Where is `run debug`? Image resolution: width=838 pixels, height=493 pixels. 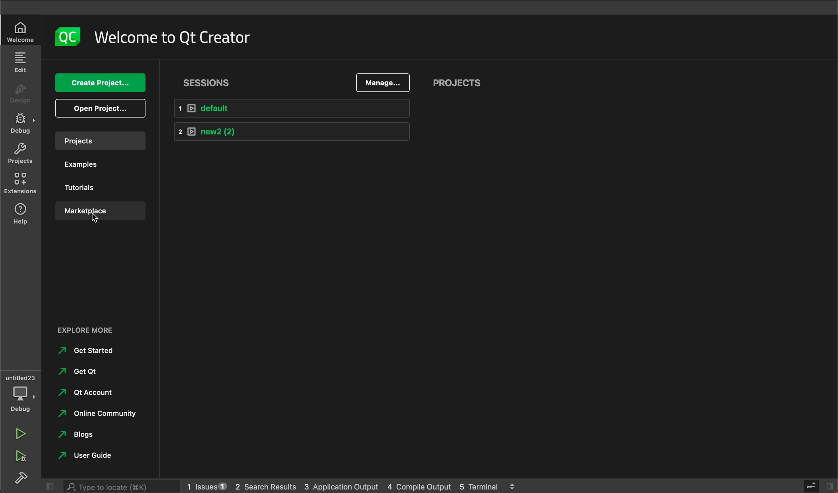
run debug is located at coordinates (20, 458).